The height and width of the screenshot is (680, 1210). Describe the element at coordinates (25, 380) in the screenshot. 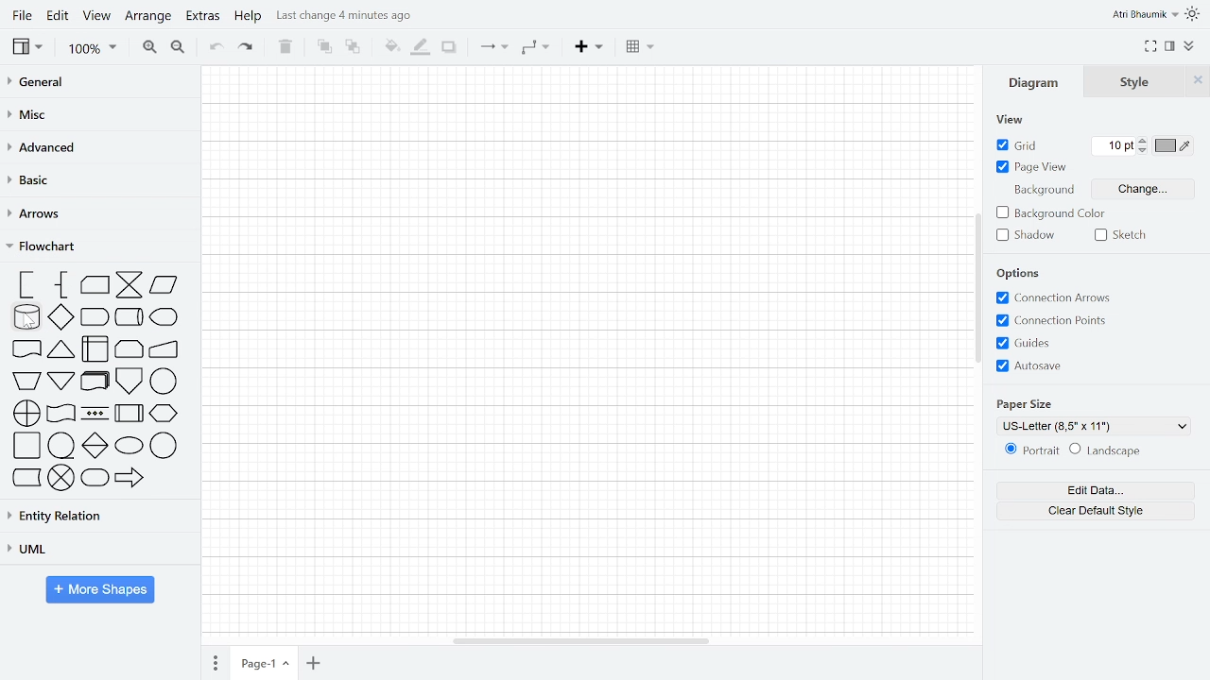

I see `manual operation` at that location.